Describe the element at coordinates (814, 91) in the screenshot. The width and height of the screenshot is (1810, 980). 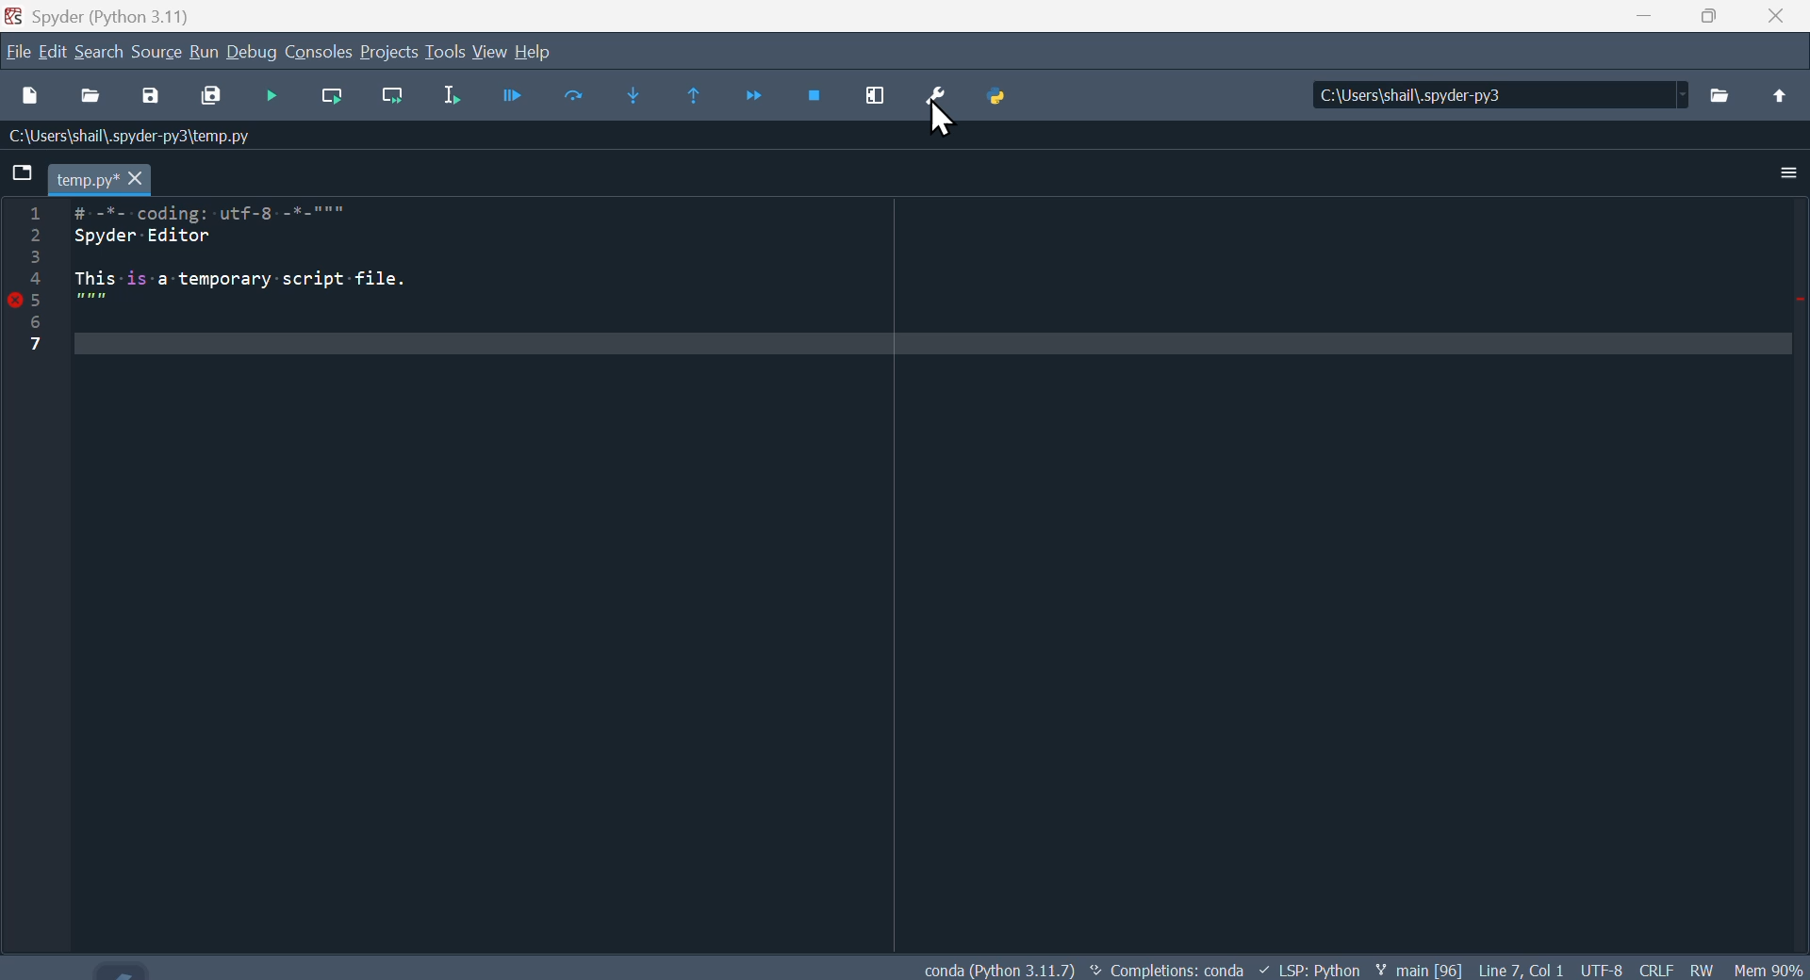
I see `Stop debugging` at that location.